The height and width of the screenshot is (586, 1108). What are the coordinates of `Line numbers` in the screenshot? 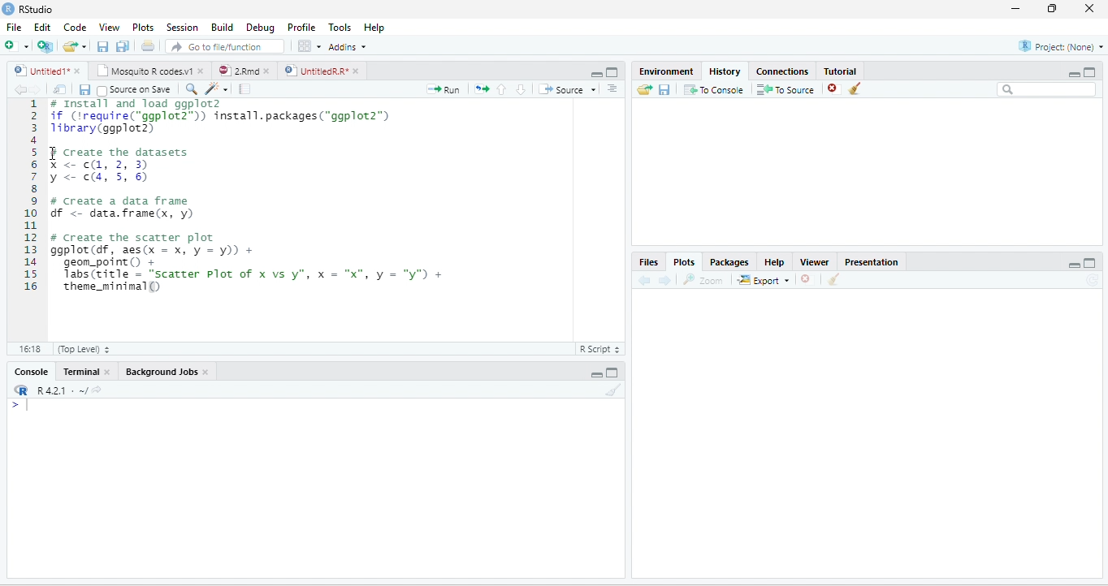 It's located at (29, 197).